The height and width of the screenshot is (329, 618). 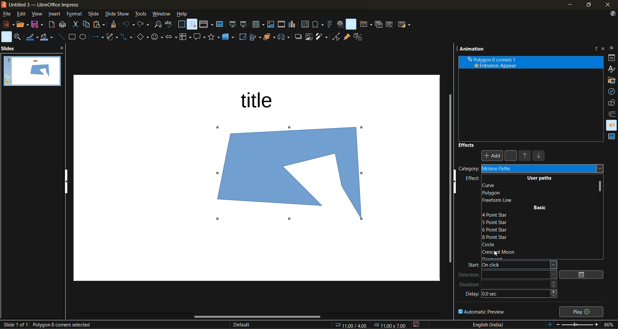 What do you see at coordinates (548, 324) in the screenshot?
I see `fit to slide` at bounding box center [548, 324].